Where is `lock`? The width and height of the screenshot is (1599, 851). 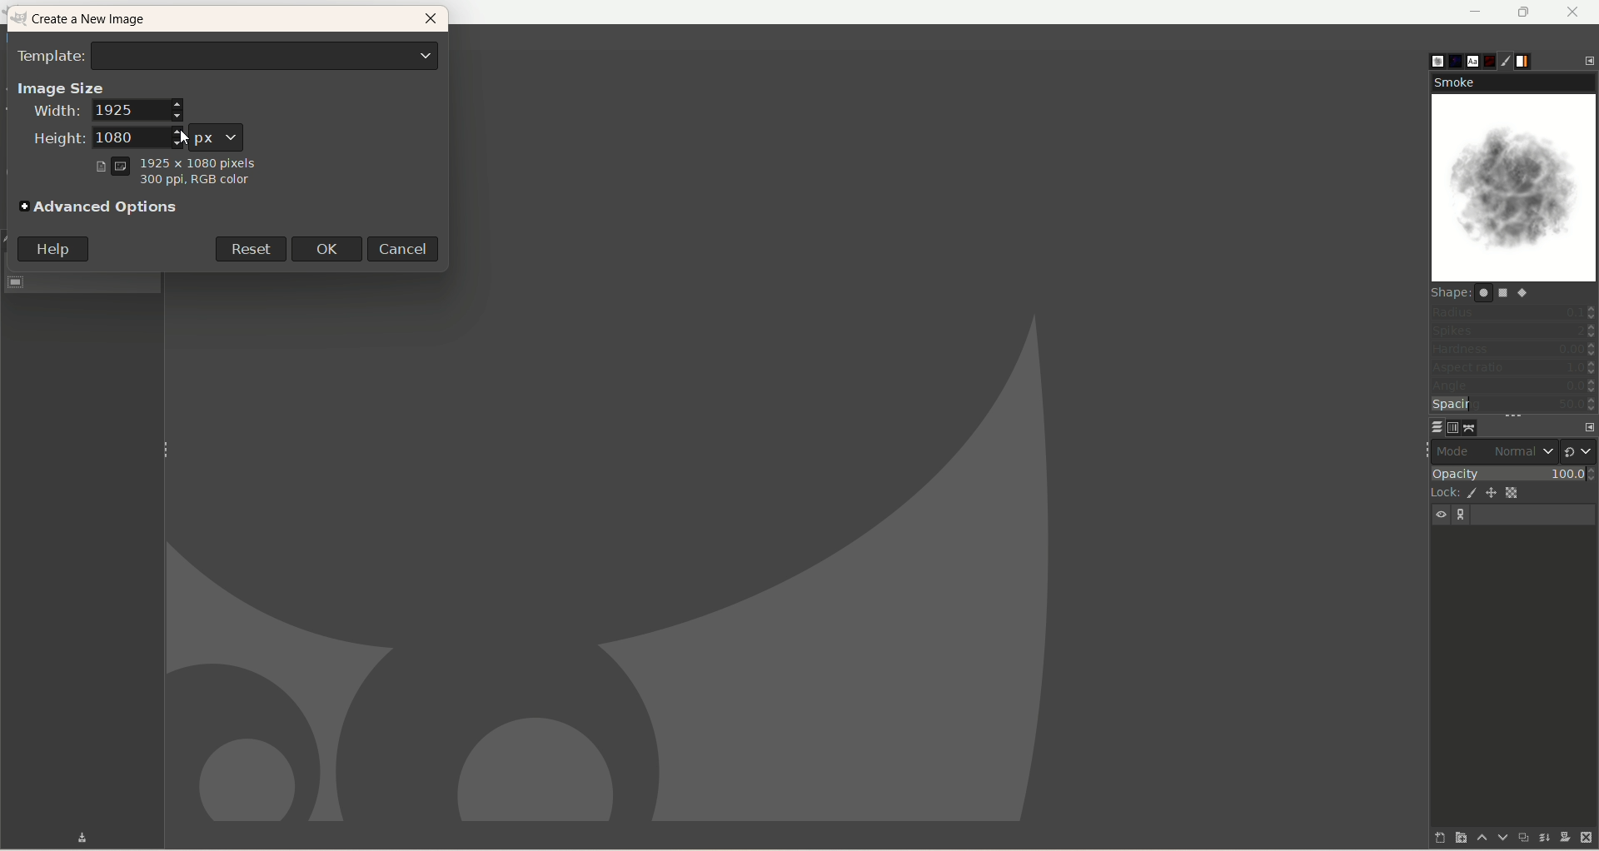
lock is located at coordinates (1441, 491).